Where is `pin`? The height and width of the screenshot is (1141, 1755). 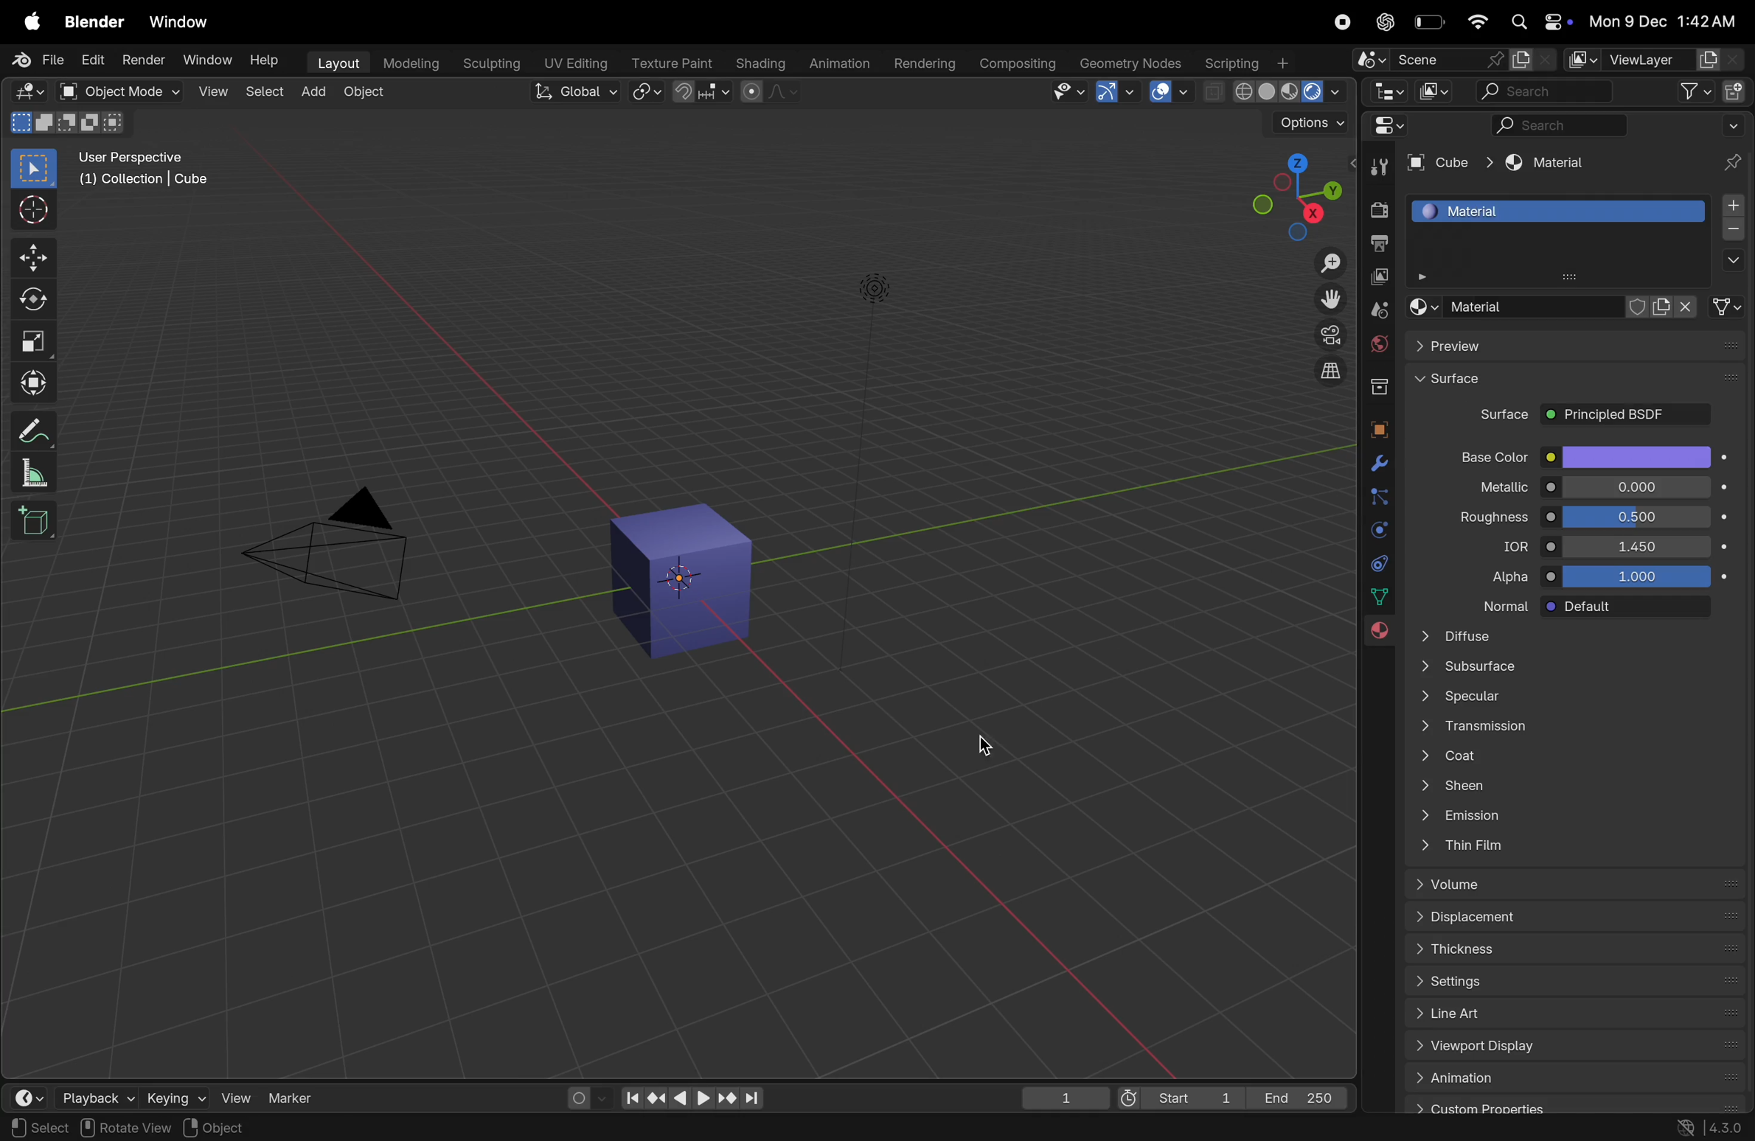 pin is located at coordinates (1735, 161).